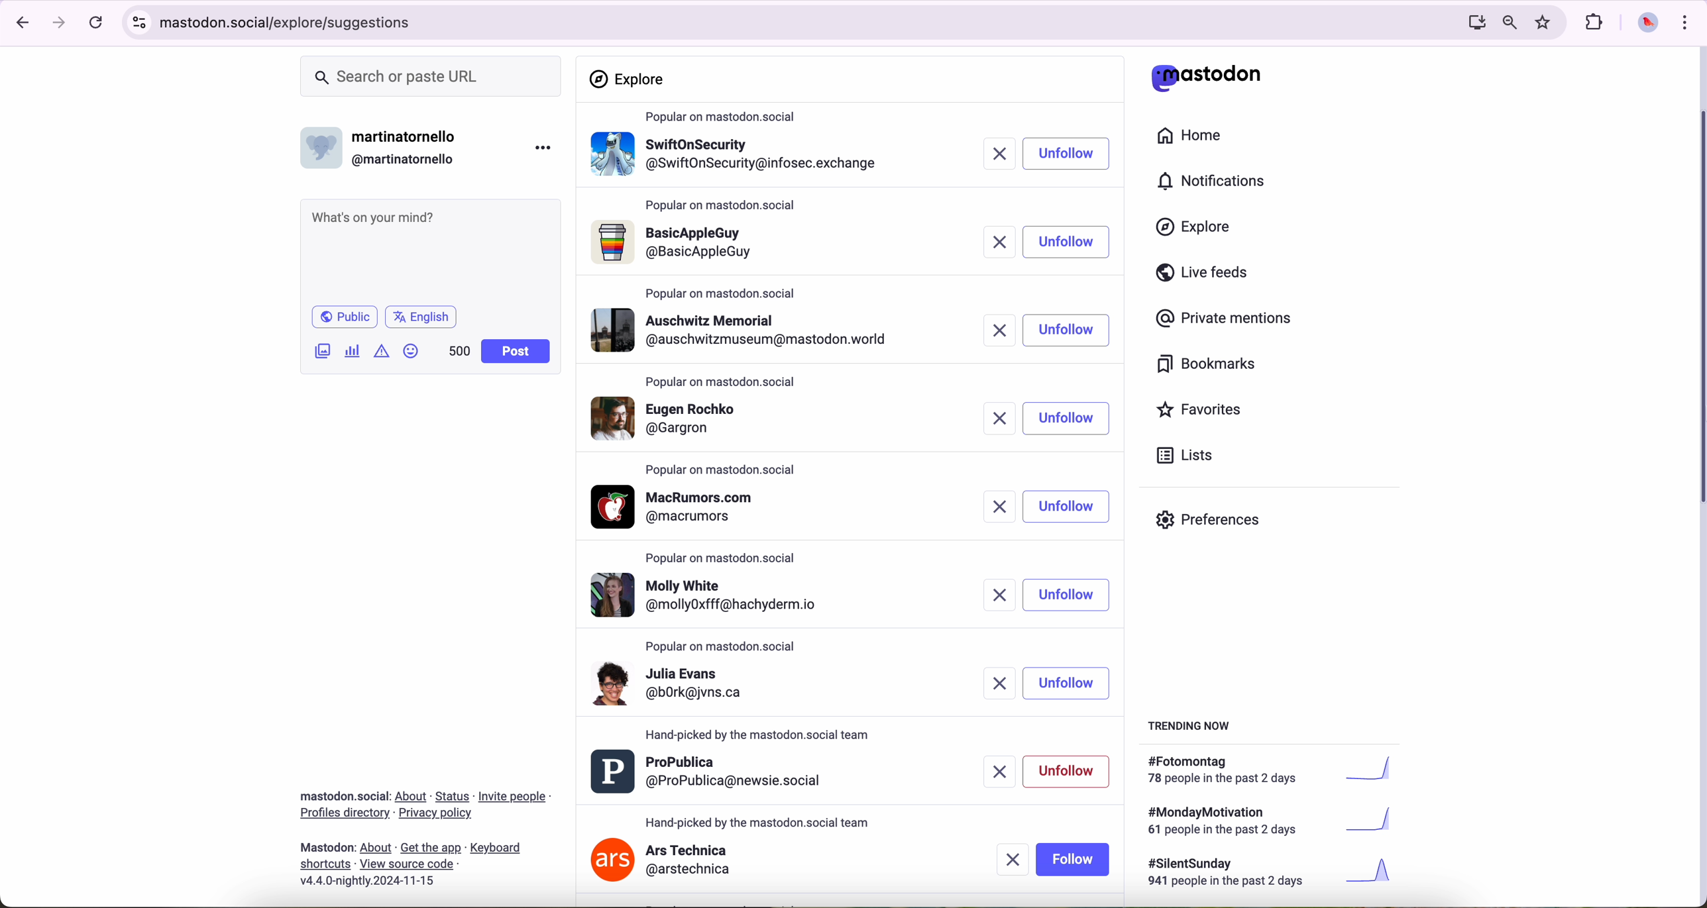 This screenshot has width=1707, height=908. I want to click on popular on mastodon.social, so click(726, 468).